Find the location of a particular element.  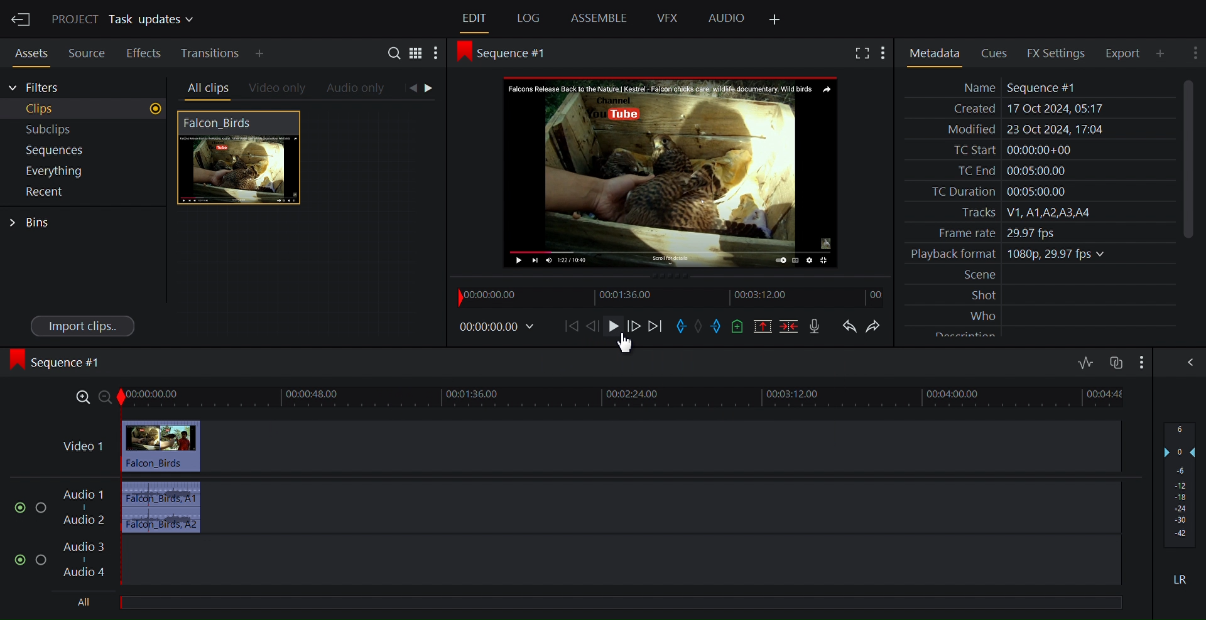

Nudge one frame forward is located at coordinates (597, 326).